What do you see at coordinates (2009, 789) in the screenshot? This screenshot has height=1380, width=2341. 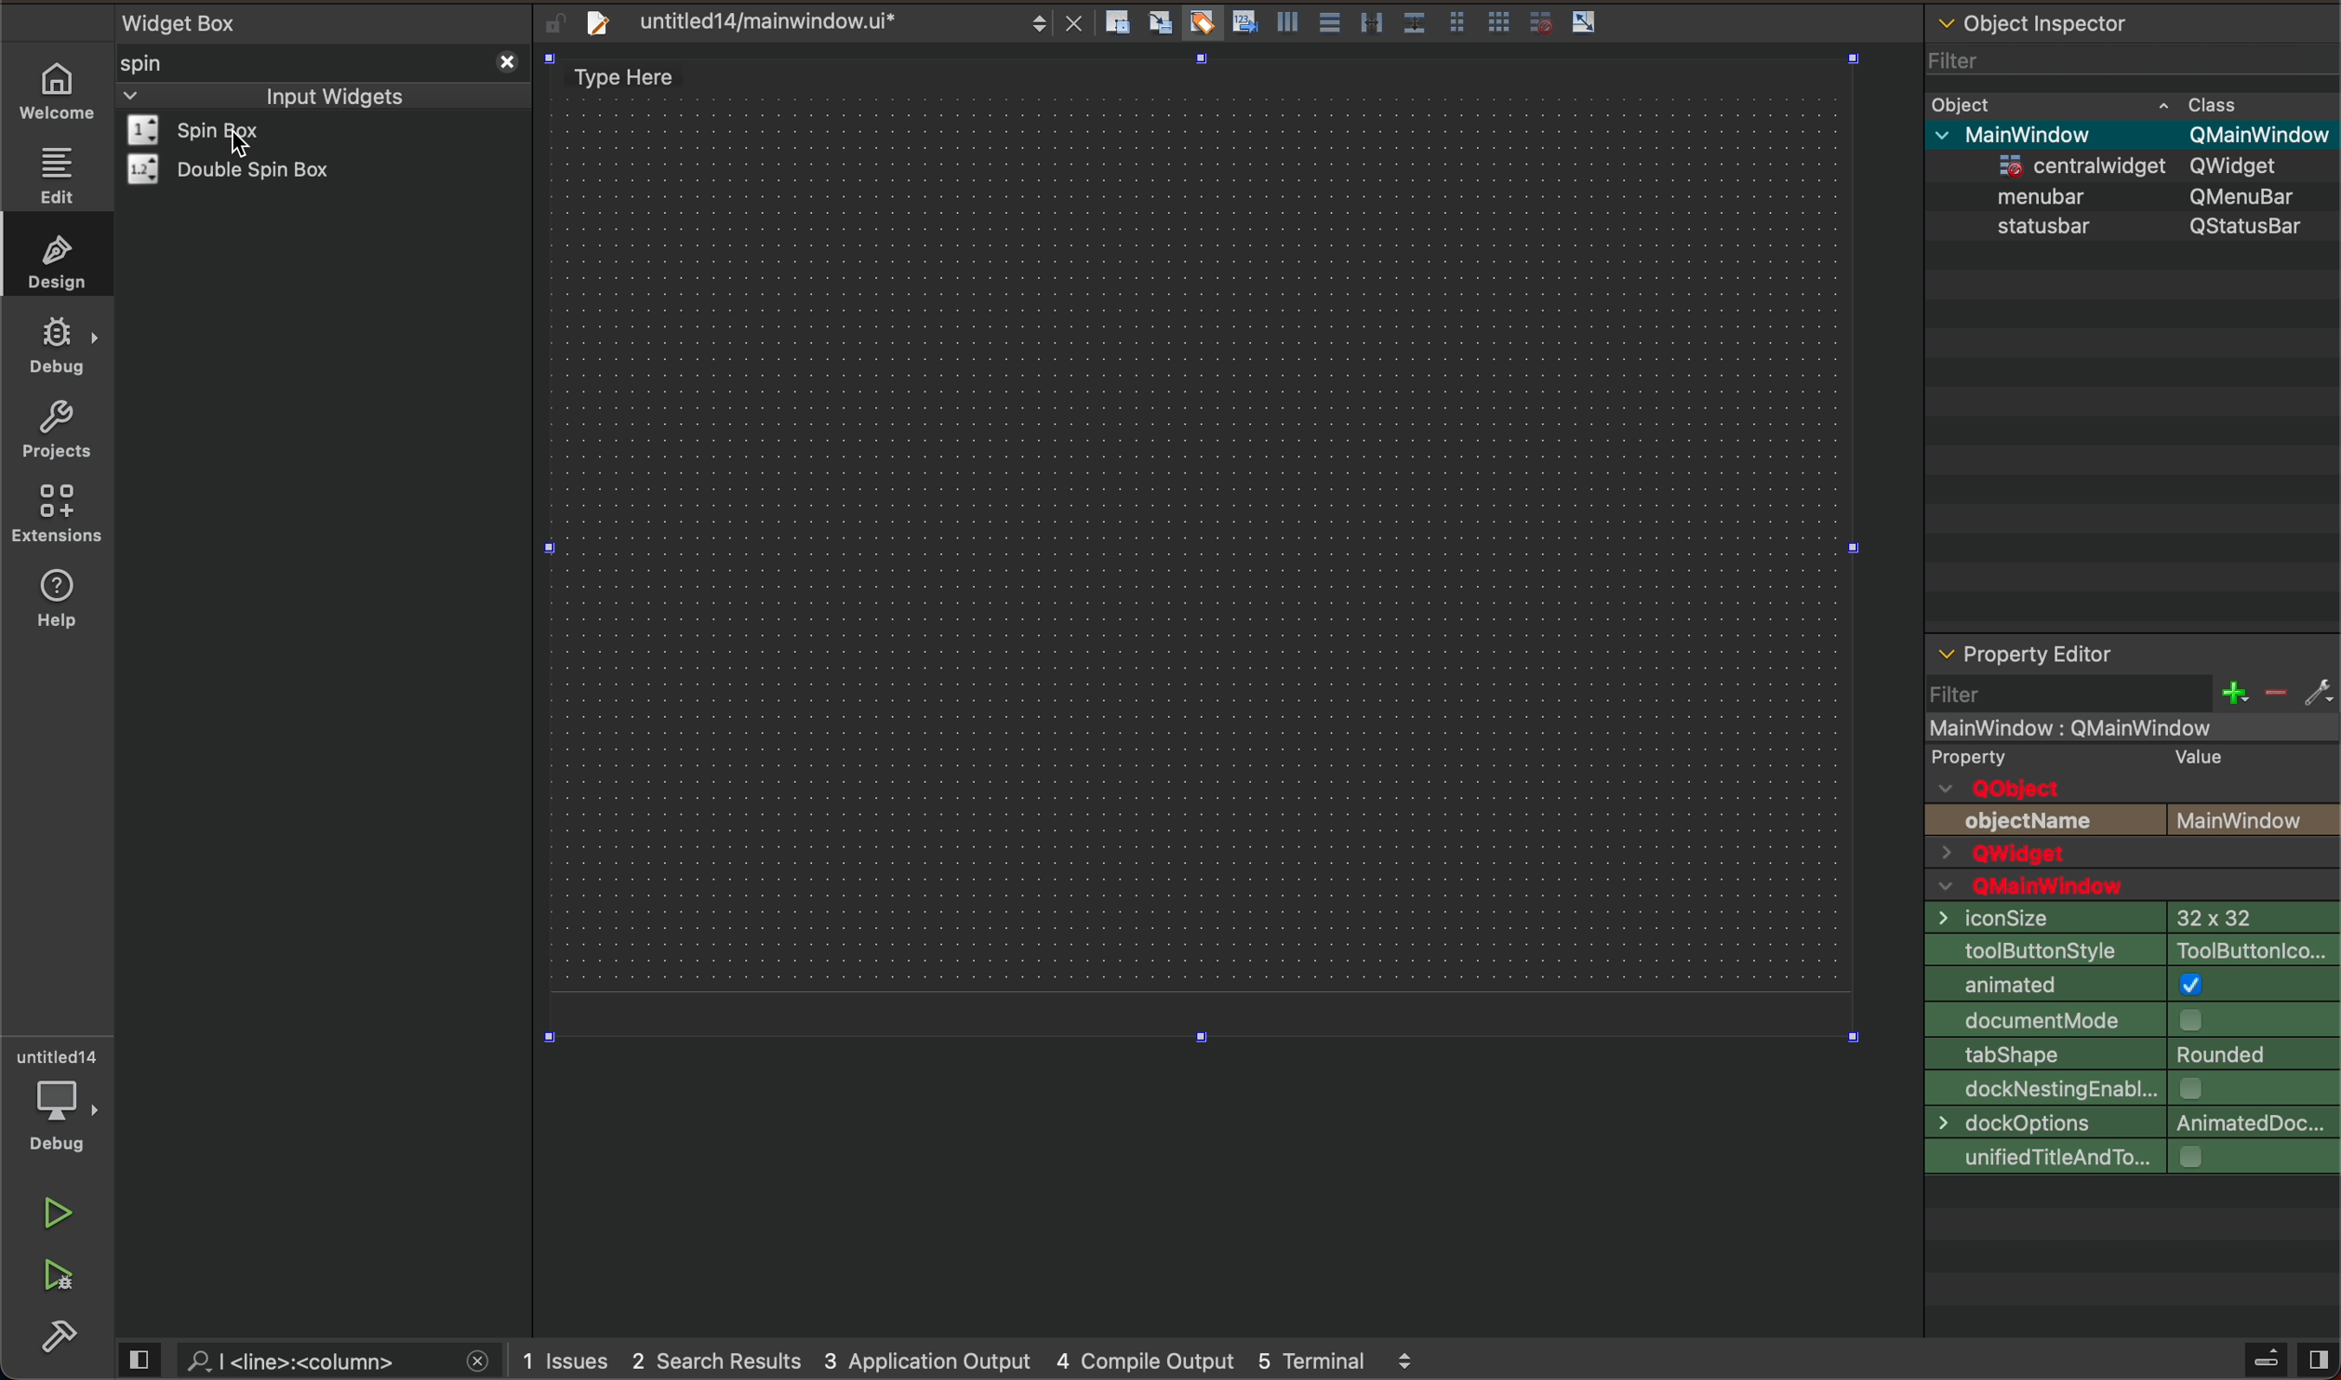 I see `text` at bounding box center [2009, 789].